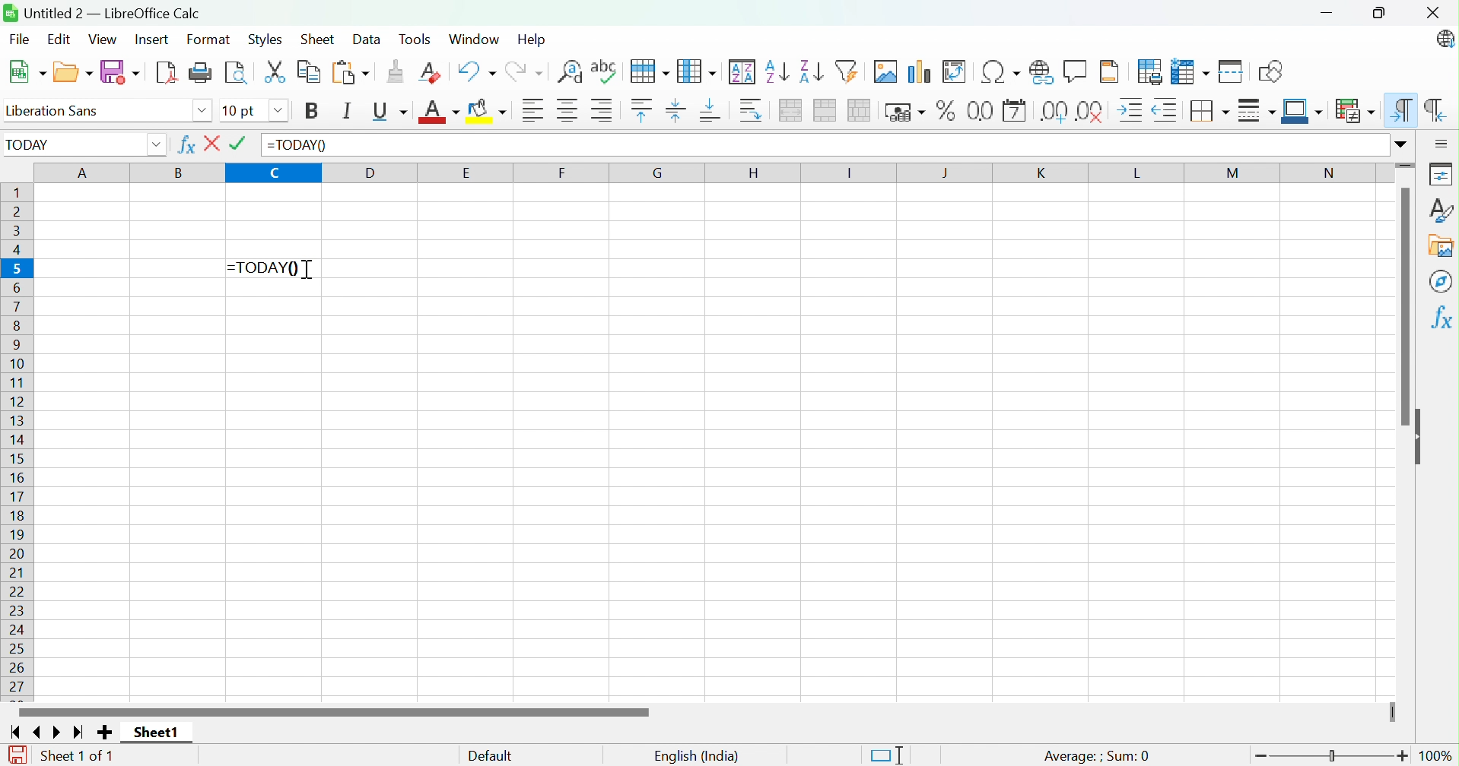 Image resolution: width=1459 pixels, height=766 pixels. What do you see at coordinates (1431, 13) in the screenshot?
I see `Close` at bounding box center [1431, 13].